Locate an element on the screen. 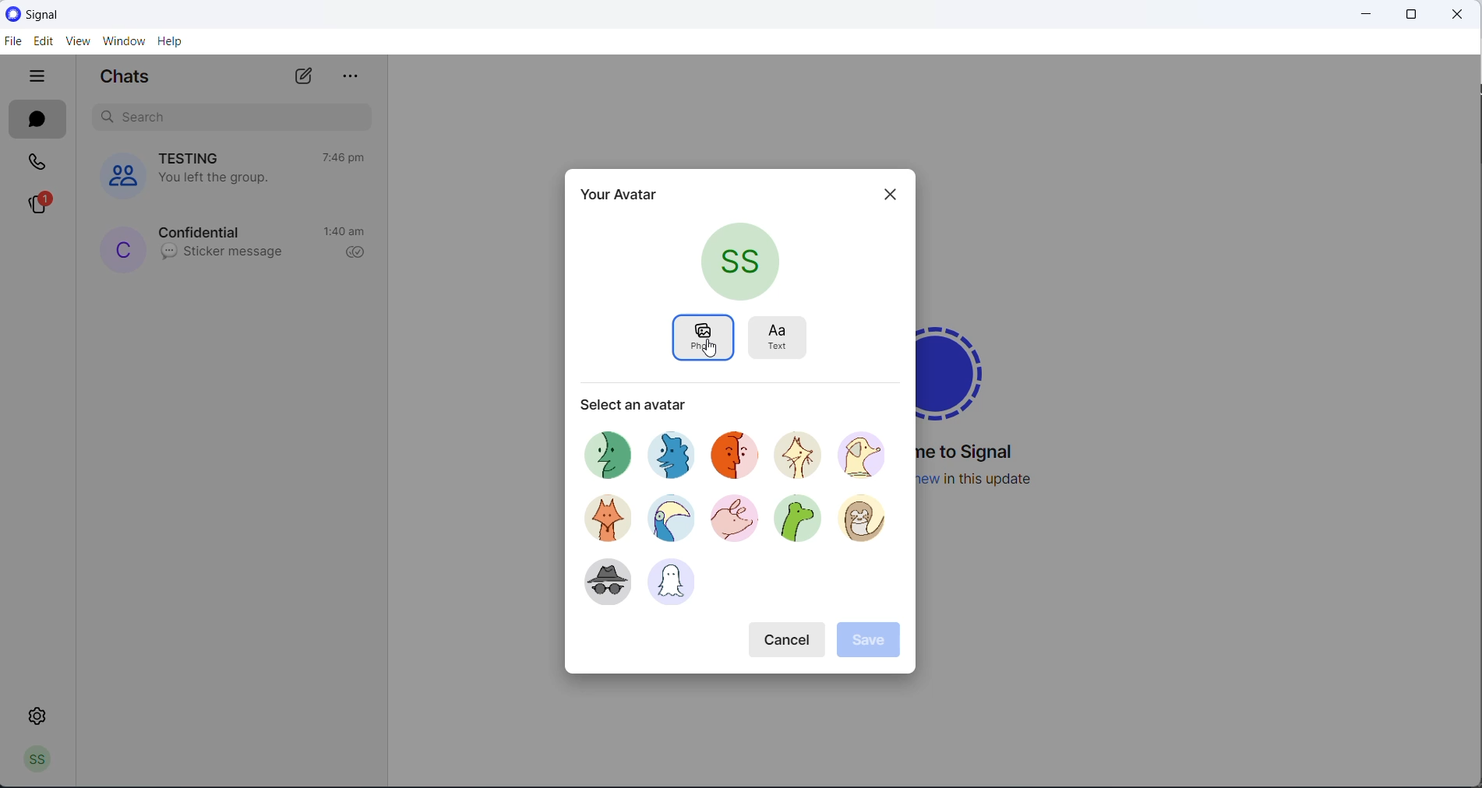 The image size is (1482, 788). avatar is located at coordinates (734, 521).